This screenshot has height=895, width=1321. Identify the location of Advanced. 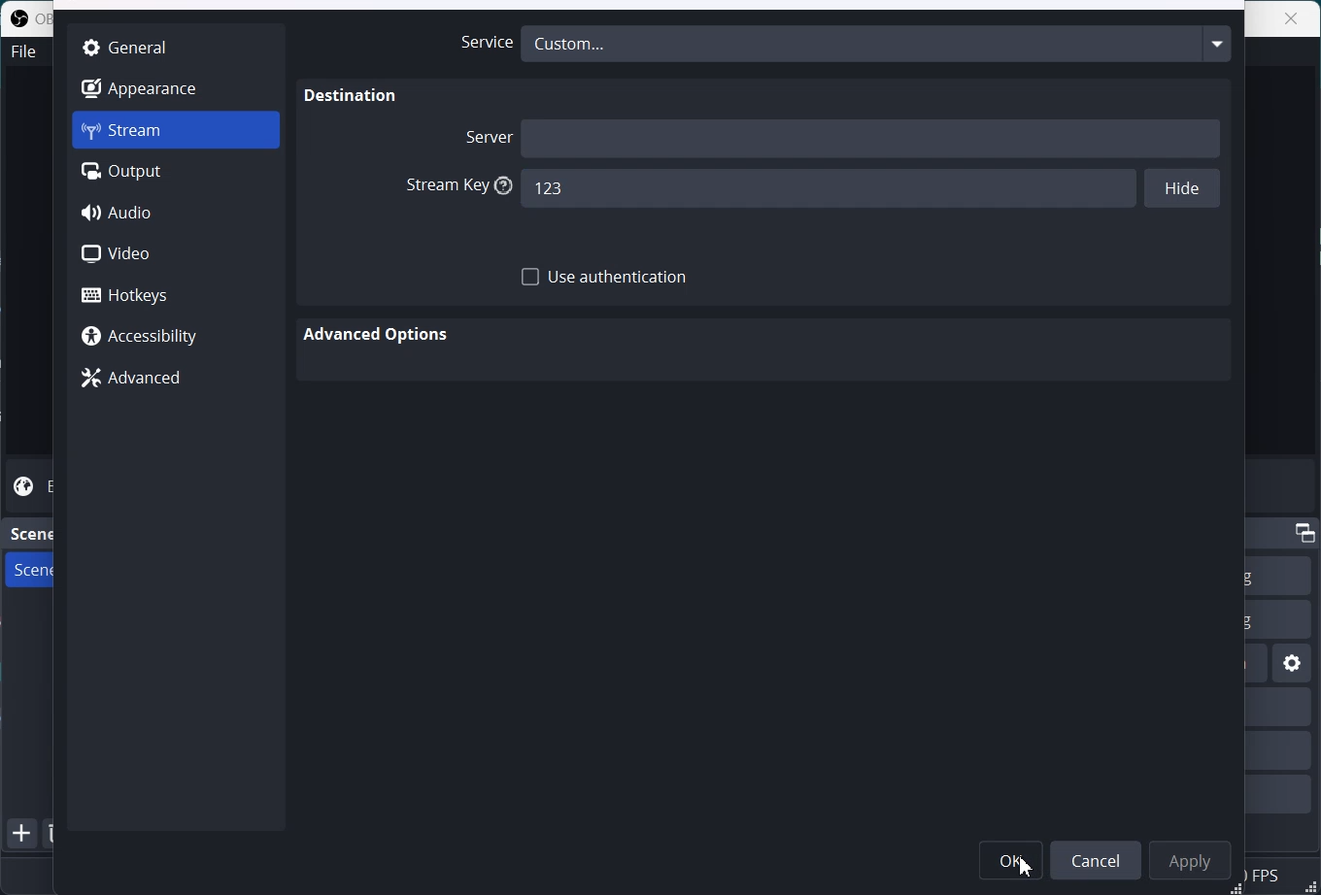
(175, 379).